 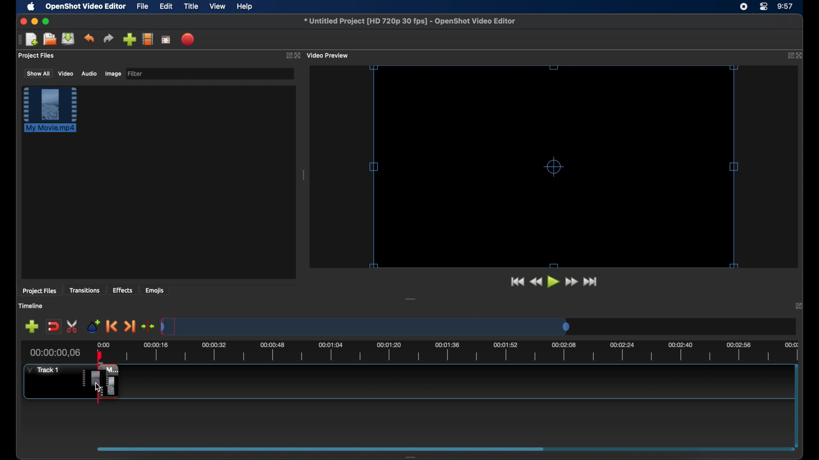 I want to click on current time indicator, so click(x=55, y=353).